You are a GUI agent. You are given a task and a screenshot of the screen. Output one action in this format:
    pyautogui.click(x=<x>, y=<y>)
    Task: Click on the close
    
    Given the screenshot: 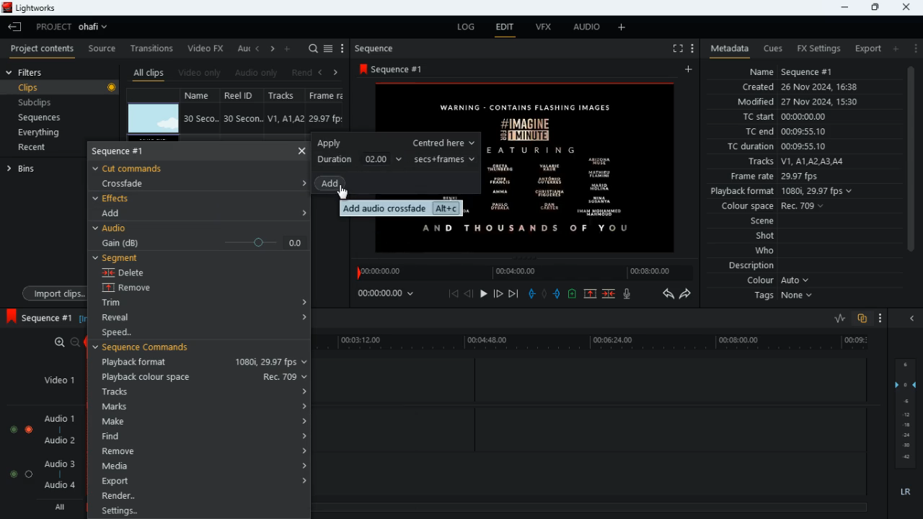 What is the action you would take?
    pyautogui.click(x=908, y=6)
    